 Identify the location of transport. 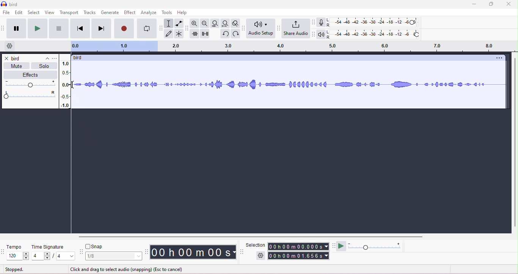
(69, 13).